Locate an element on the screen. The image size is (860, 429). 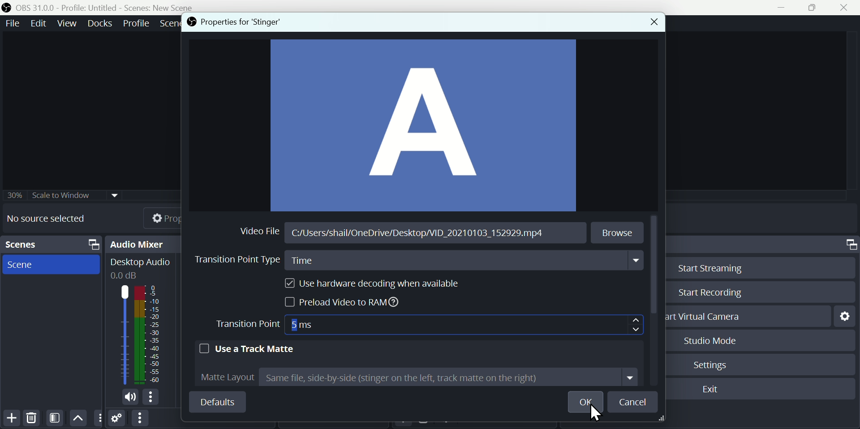
Use hardware decoding when available is located at coordinates (368, 283).